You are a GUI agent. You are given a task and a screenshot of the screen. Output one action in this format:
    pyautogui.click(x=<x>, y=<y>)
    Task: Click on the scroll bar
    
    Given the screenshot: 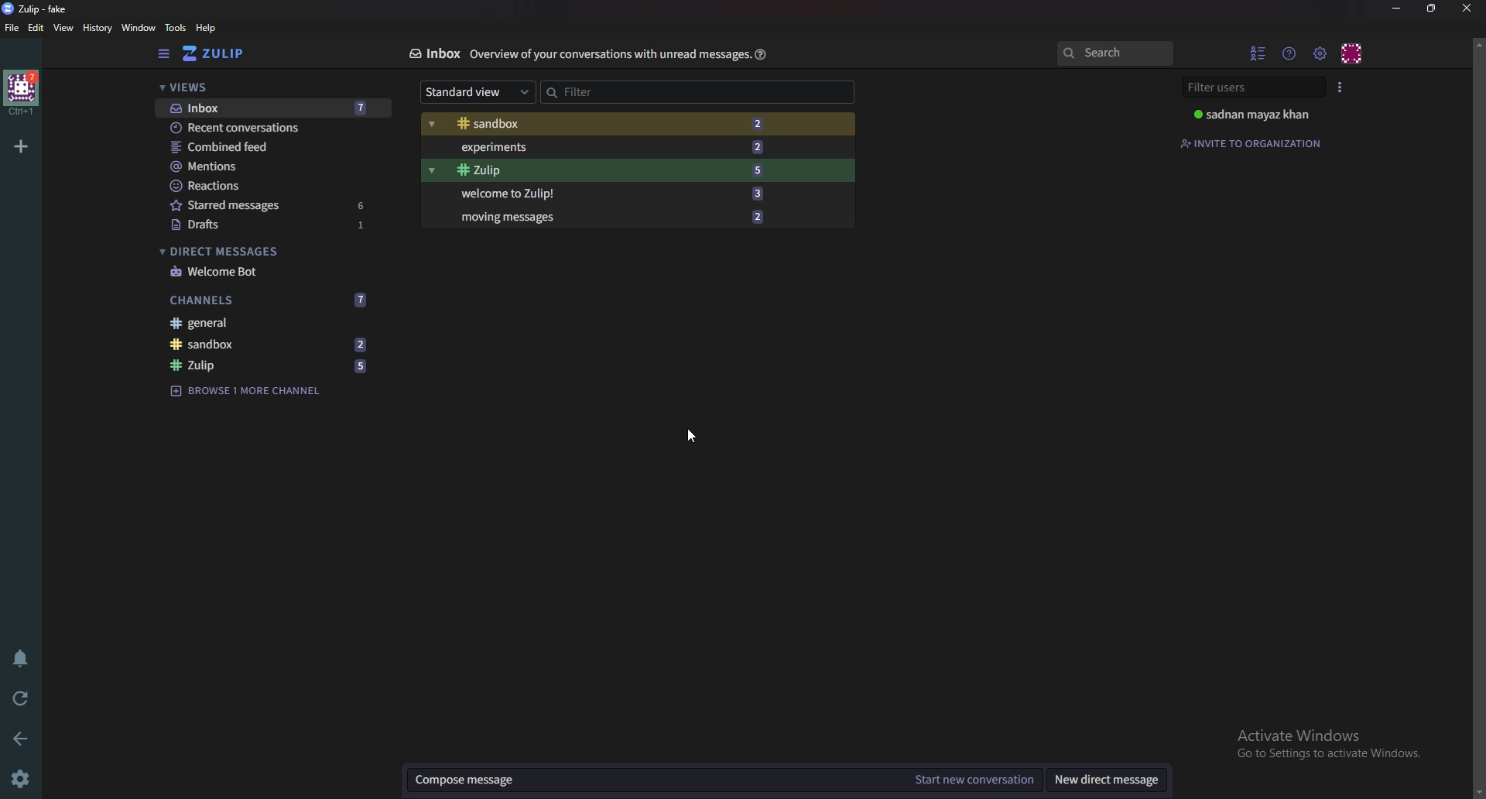 What is the action you would take?
    pyautogui.click(x=1477, y=416)
    